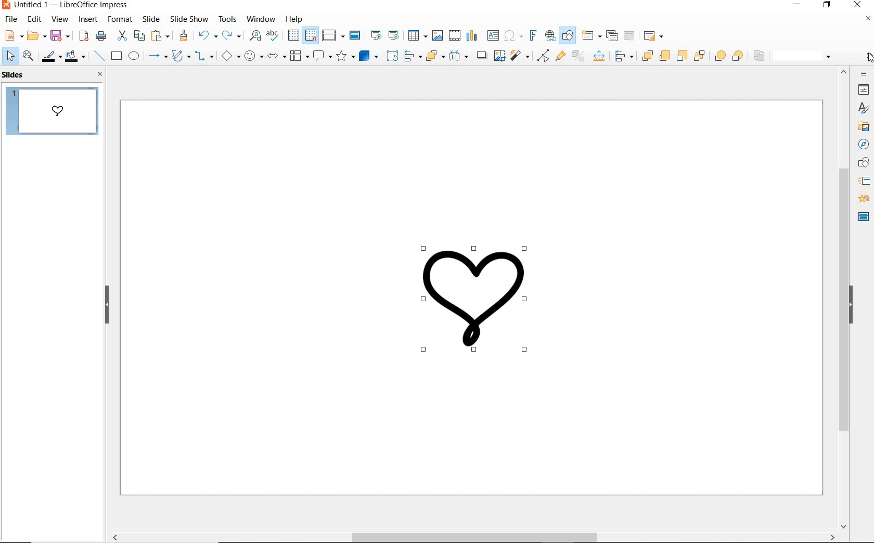 Image resolution: width=874 pixels, height=543 pixels. What do you see at coordinates (454, 35) in the screenshot?
I see `insert video` at bounding box center [454, 35].